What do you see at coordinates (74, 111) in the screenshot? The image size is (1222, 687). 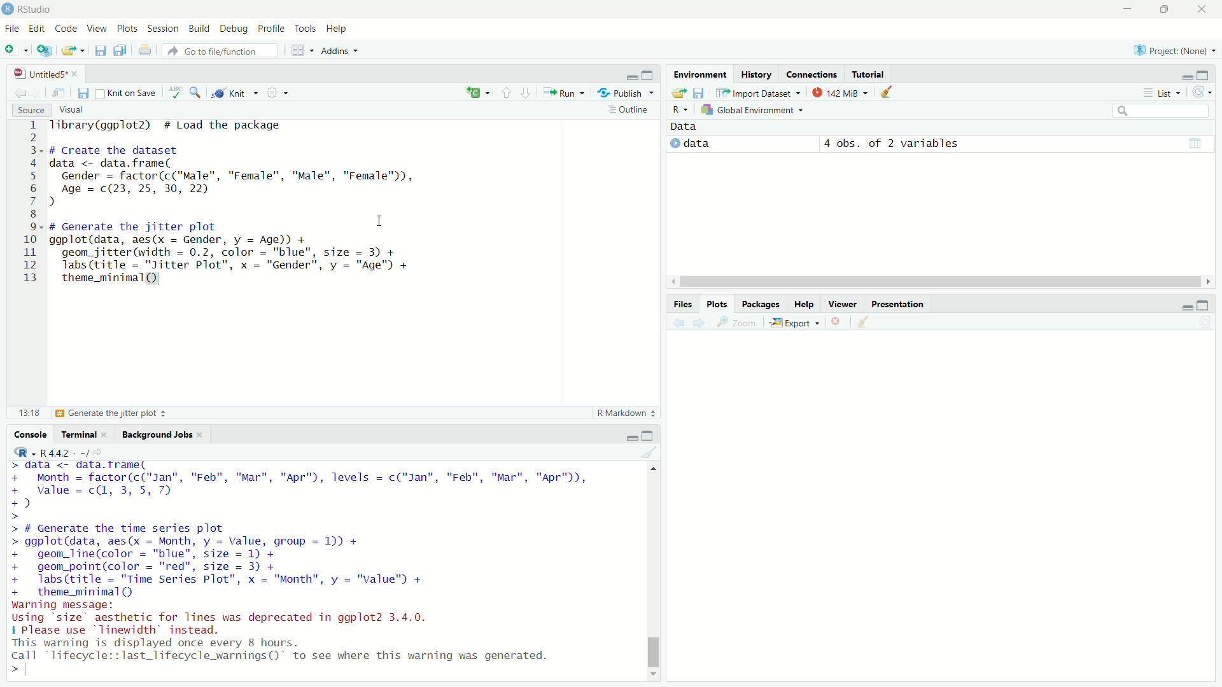 I see `visual` at bounding box center [74, 111].